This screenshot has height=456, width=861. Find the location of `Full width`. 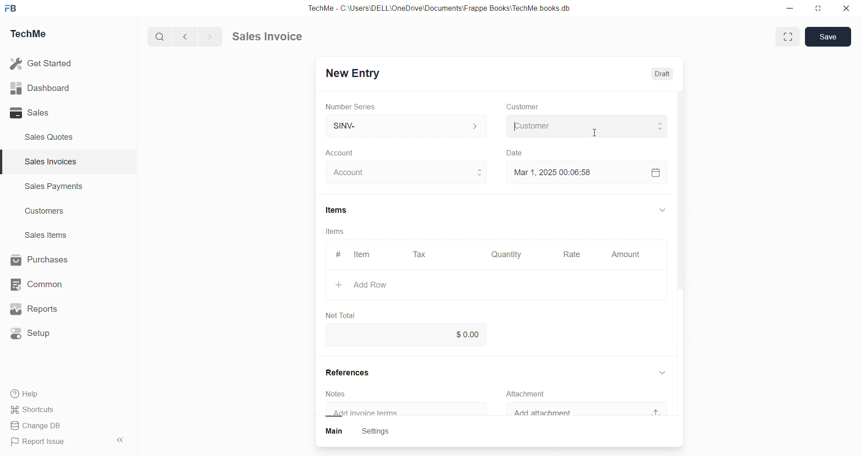

Full width is located at coordinates (787, 36).